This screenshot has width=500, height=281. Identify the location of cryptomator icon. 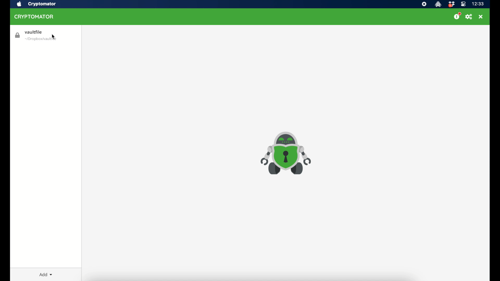
(286, 153).